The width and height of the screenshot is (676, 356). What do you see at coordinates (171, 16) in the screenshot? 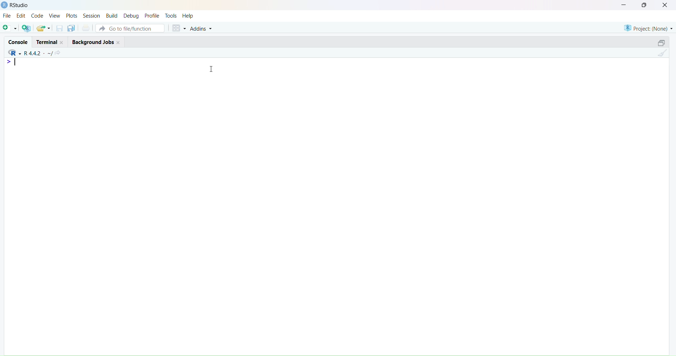
I see `tools` at bounding box center [171, 16].